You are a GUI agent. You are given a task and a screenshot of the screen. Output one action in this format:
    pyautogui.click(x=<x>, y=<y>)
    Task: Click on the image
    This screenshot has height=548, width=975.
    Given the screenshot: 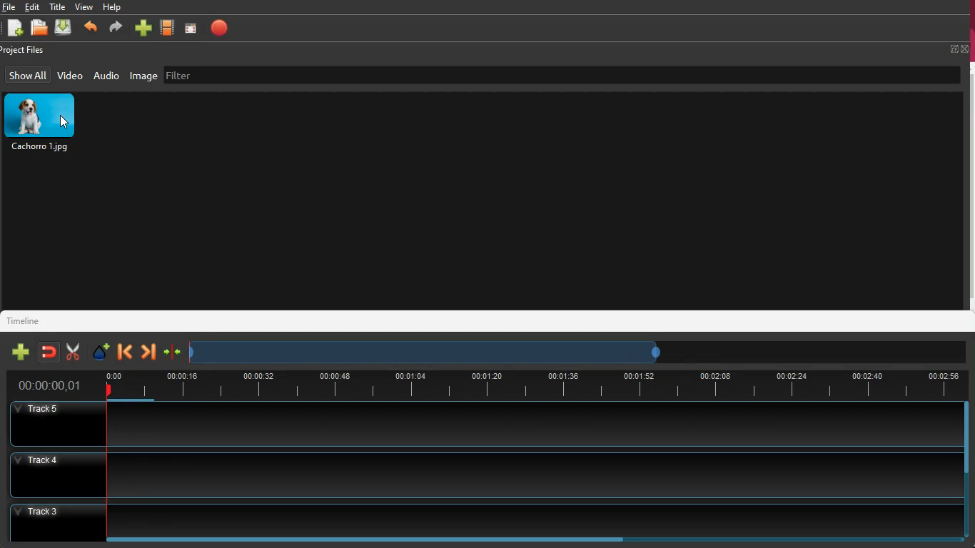 What is the action you would take?
    pyautogui.click(x=46, y=123)
    